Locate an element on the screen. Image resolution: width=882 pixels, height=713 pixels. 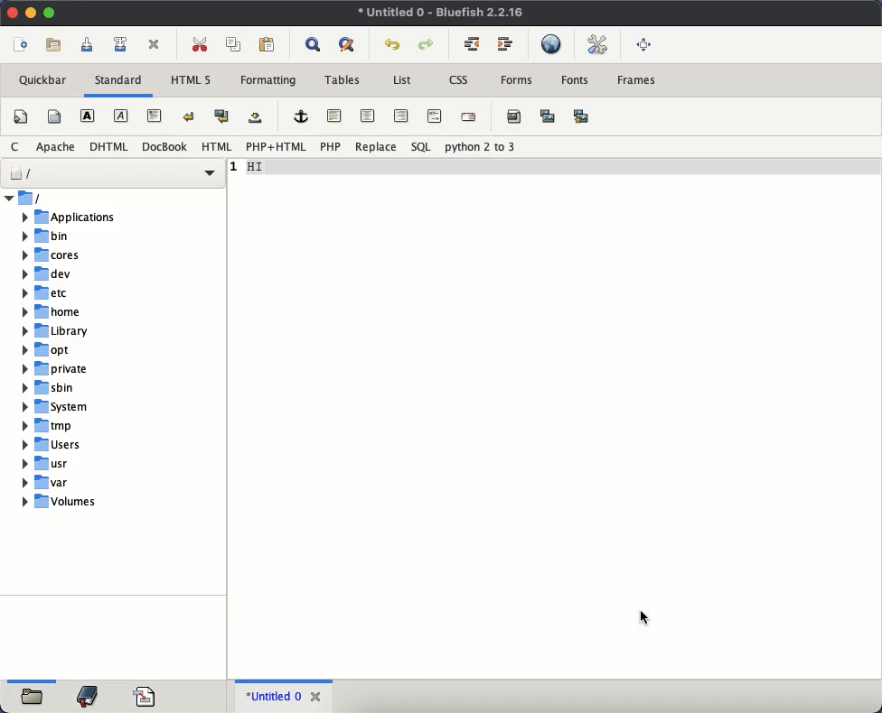
home is located at coordinates (90, 311).